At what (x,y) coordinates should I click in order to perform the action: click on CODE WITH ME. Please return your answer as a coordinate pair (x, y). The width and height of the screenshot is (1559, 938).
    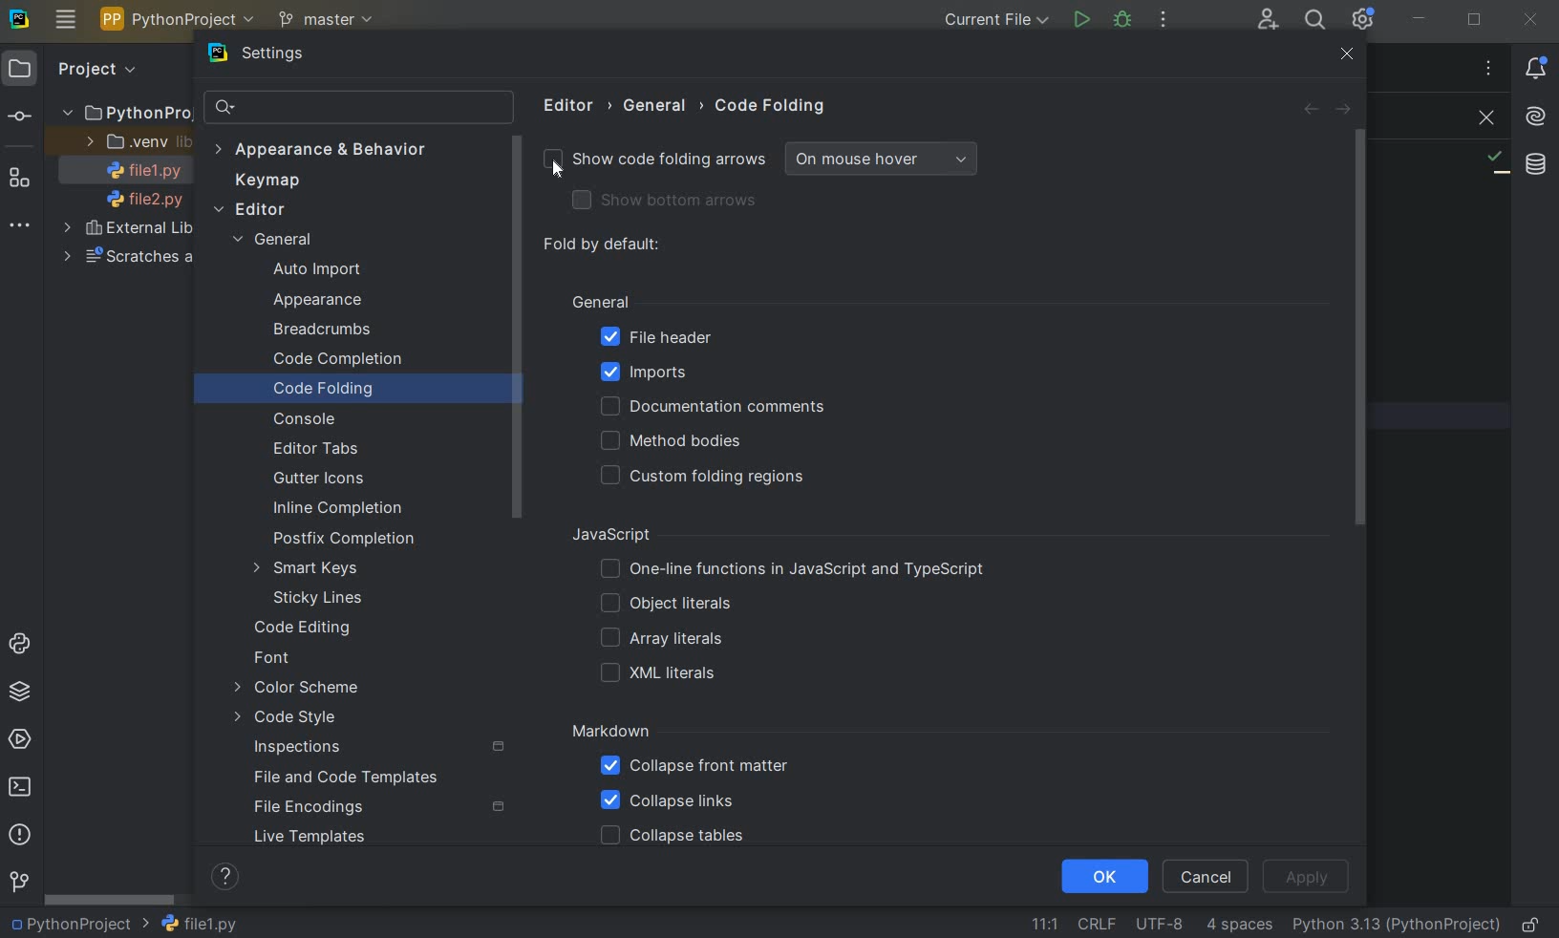
    Looking at the image, I should click on (1267, 19).